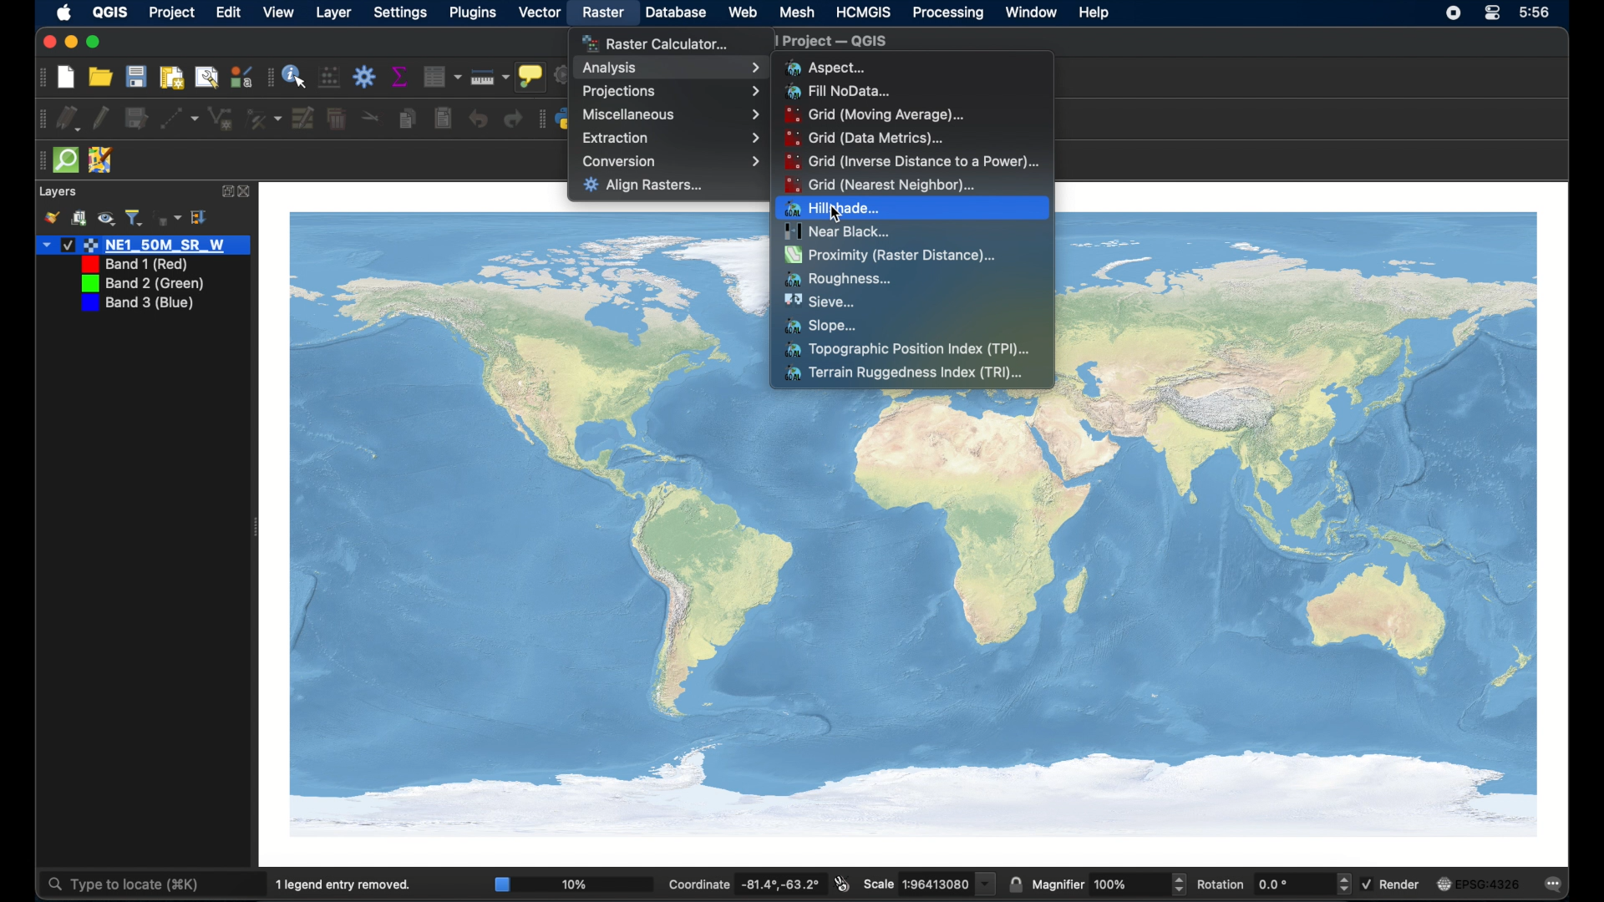  Describe the element at coordinates (171, 77) in the screenshot. I see `open print layout` at that location.